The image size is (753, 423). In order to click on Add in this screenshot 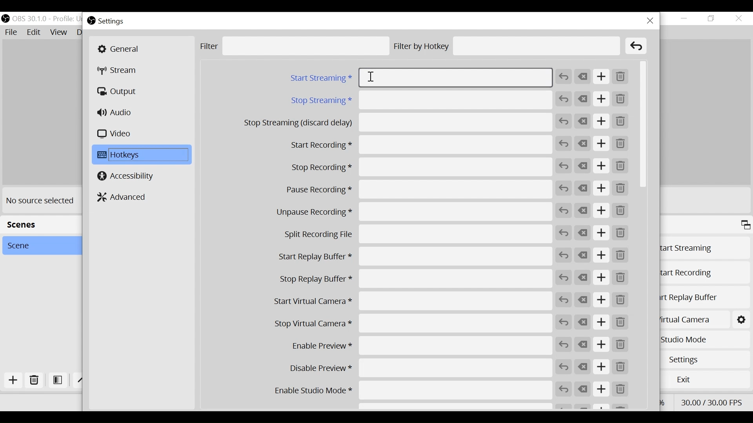, I will do `click(603, 367)`.